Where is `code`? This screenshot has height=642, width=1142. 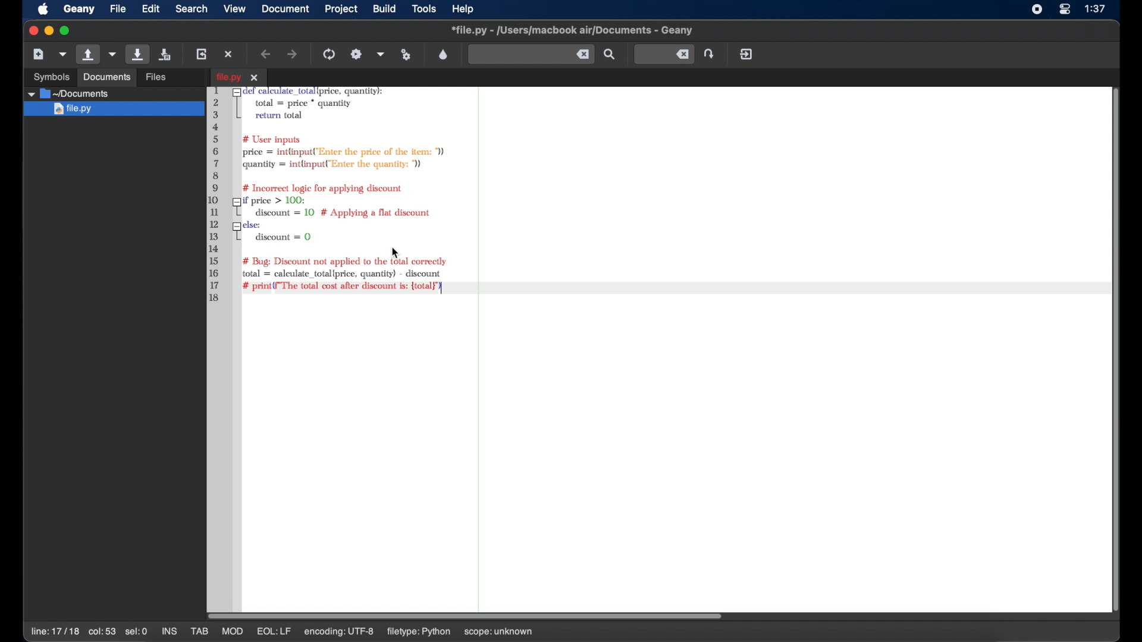 code is located at coordinates (352, 182).